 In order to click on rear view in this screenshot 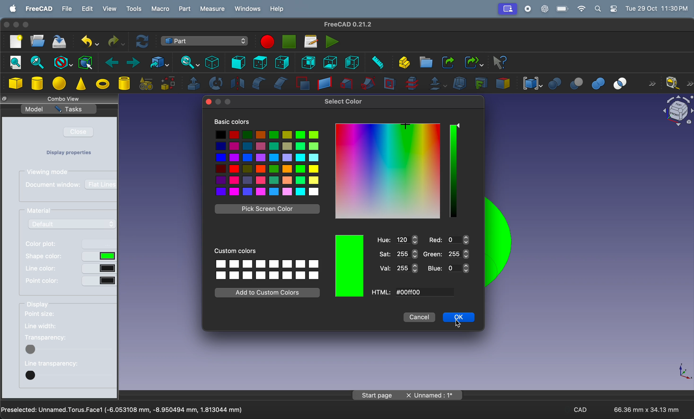, I will do `click(308, 62)`.